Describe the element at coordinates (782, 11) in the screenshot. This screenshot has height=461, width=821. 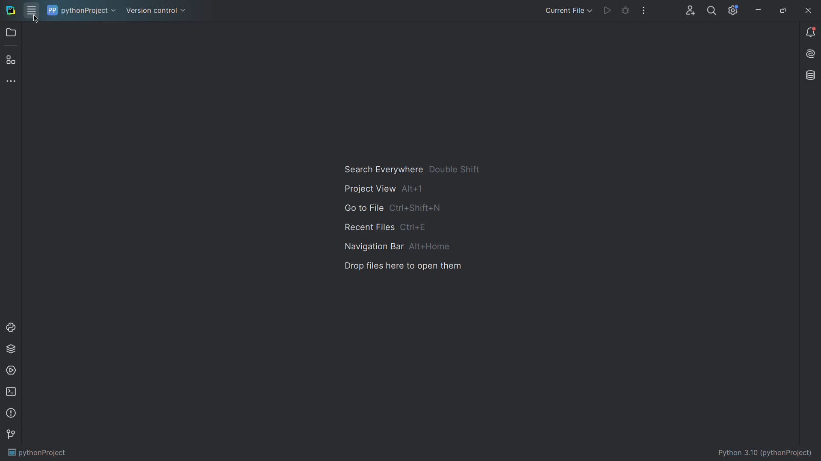
I see `Maximize` at that location.